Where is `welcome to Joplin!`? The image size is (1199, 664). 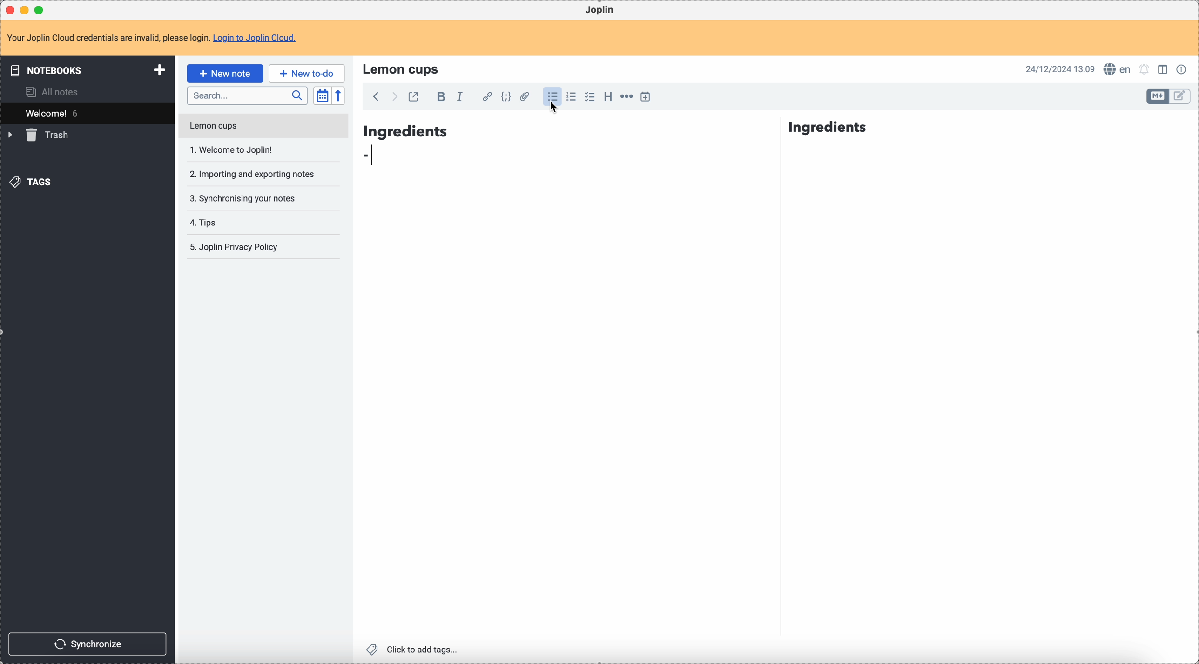 welcome to Joplin! is located at coordinates (232, 149).